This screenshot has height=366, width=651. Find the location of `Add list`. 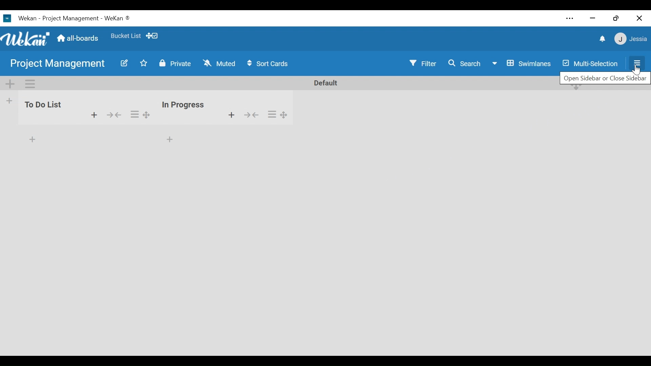

Add list is located at coordinates (10, 100).